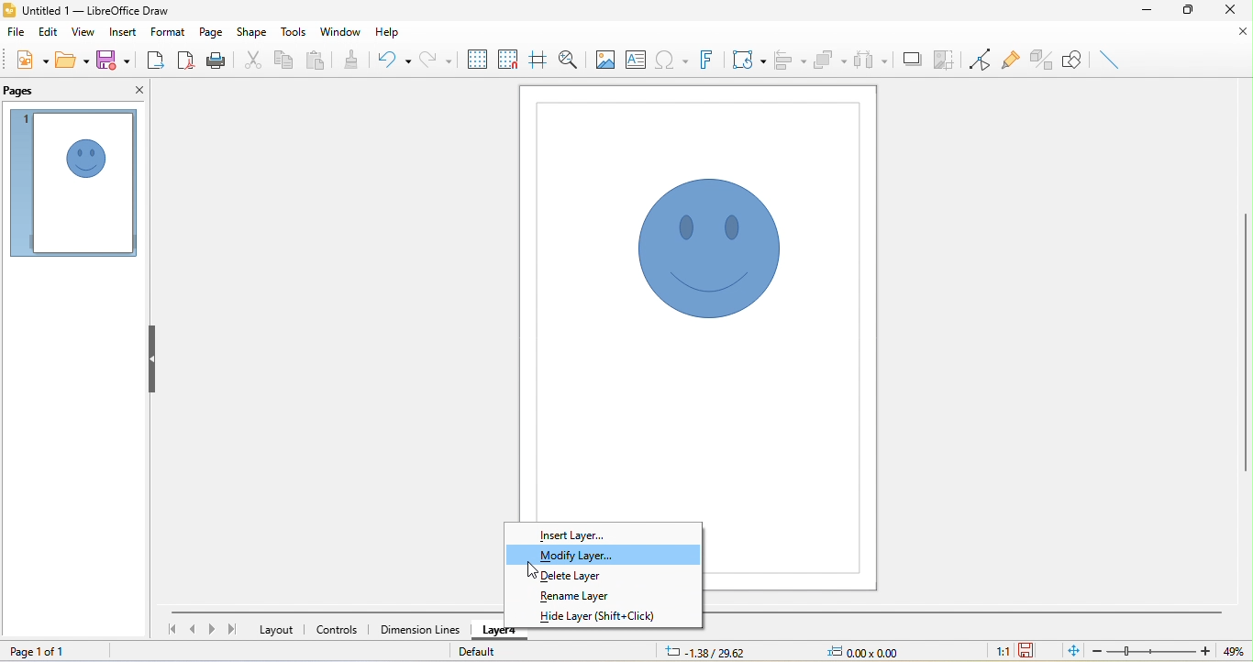 Image resolution: width=1253 pixels, height=662 pixels. I want to click on cut, so click(251, 59).